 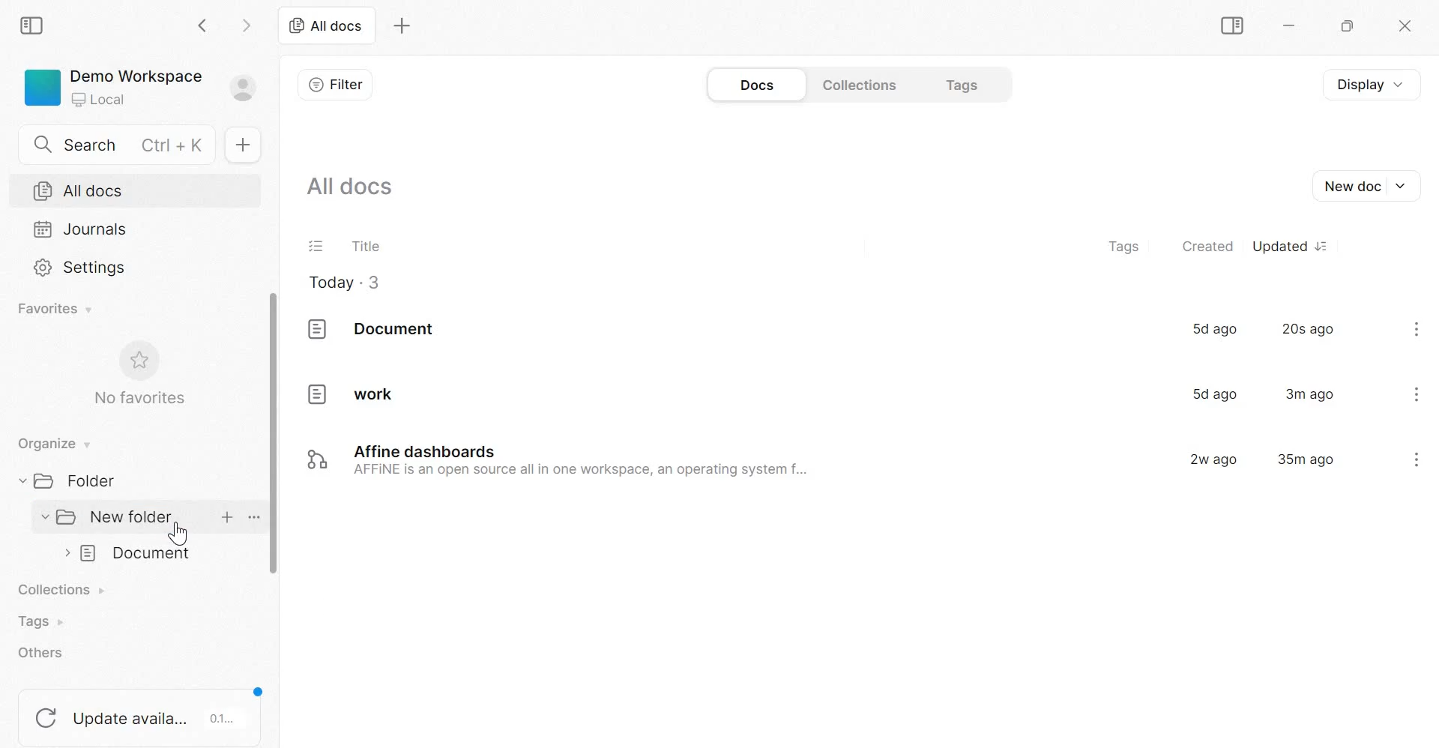 I want to click on Journals, so click(x=82, y=229).